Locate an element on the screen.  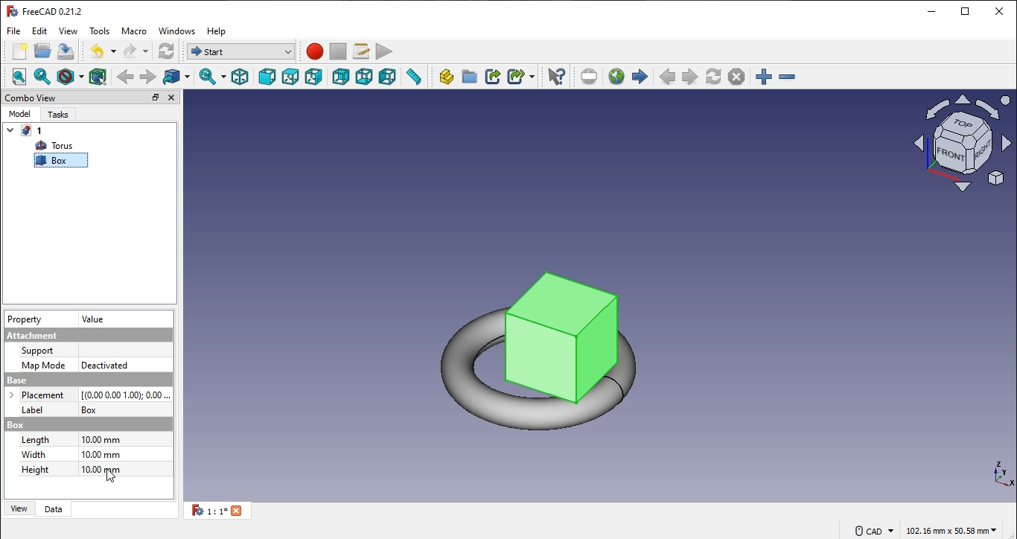
value is located at coordinates (94, 319).